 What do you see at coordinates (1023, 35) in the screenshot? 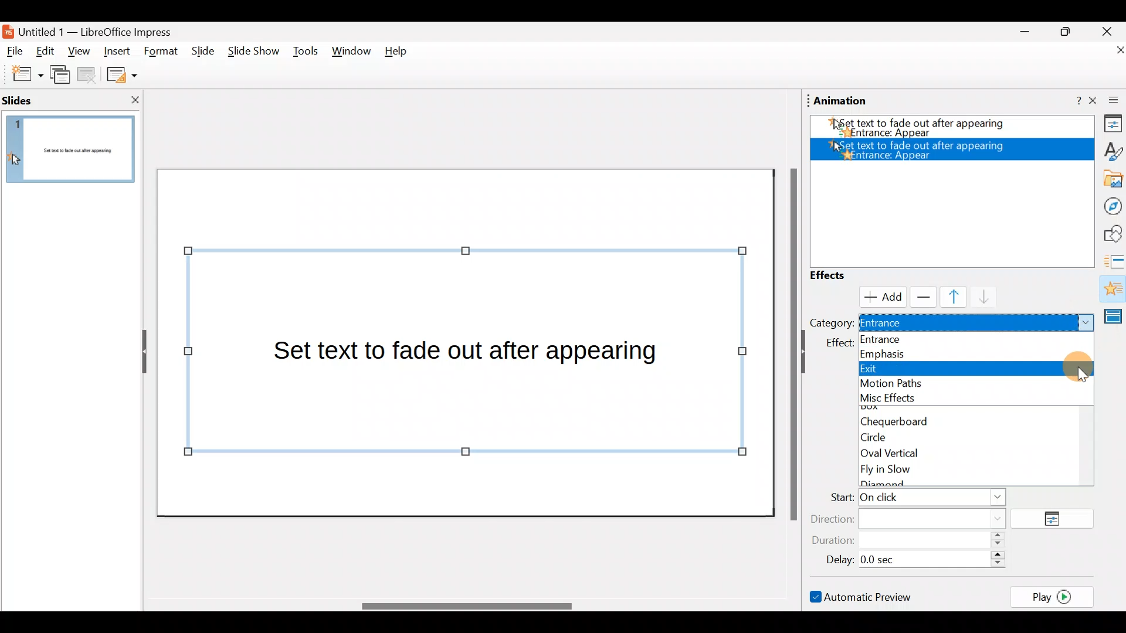
I see `Minimise` at bounding box center [1023, 35].